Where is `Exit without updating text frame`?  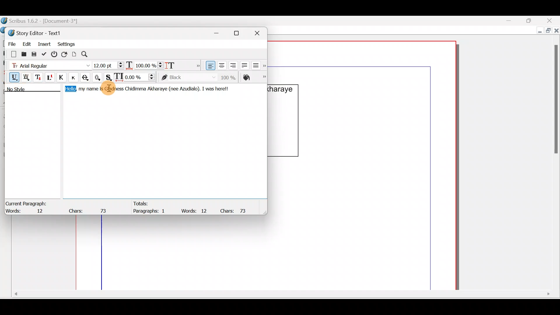 Exit without updating text frame is located at coordinates (55, 54).